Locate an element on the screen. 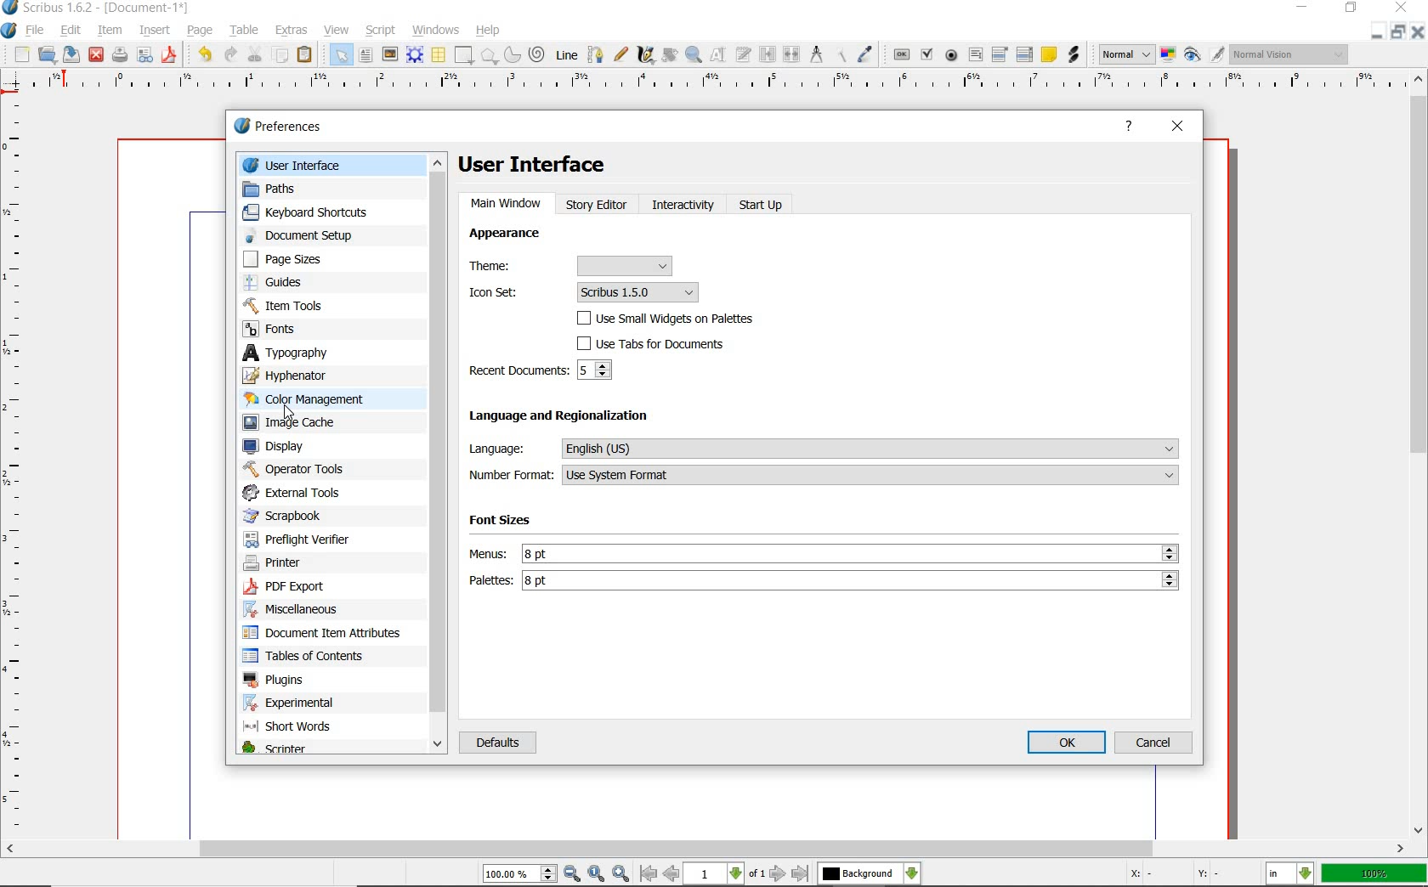  insert is located at coordinates (155, 29).